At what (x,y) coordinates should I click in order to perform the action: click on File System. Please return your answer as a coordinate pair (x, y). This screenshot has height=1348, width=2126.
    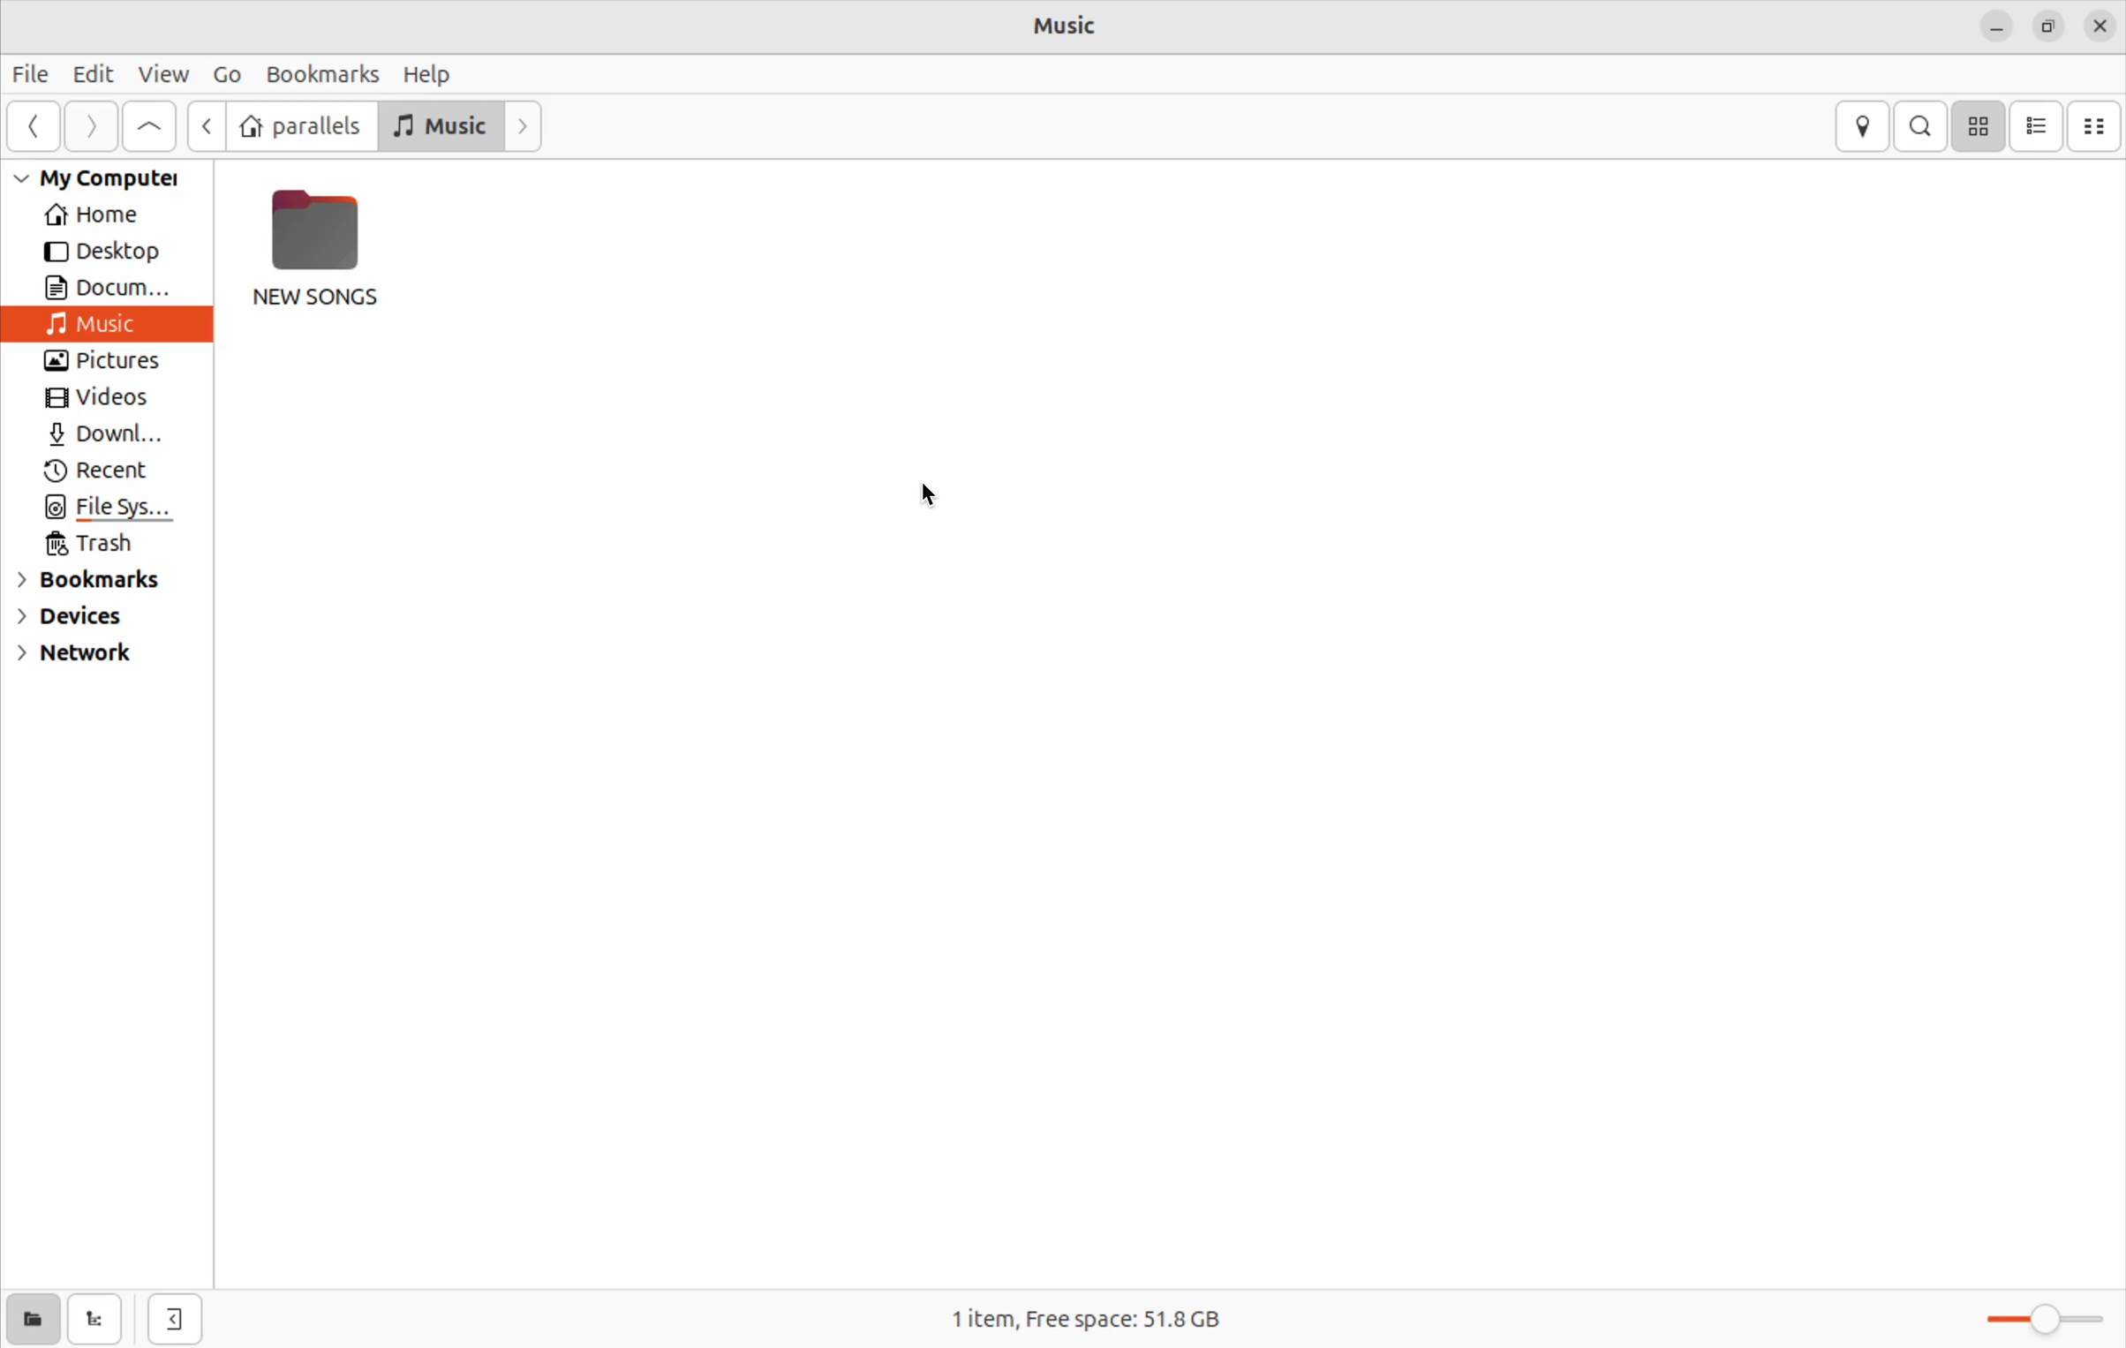
    Looking at the image, I should click on (113, 508).